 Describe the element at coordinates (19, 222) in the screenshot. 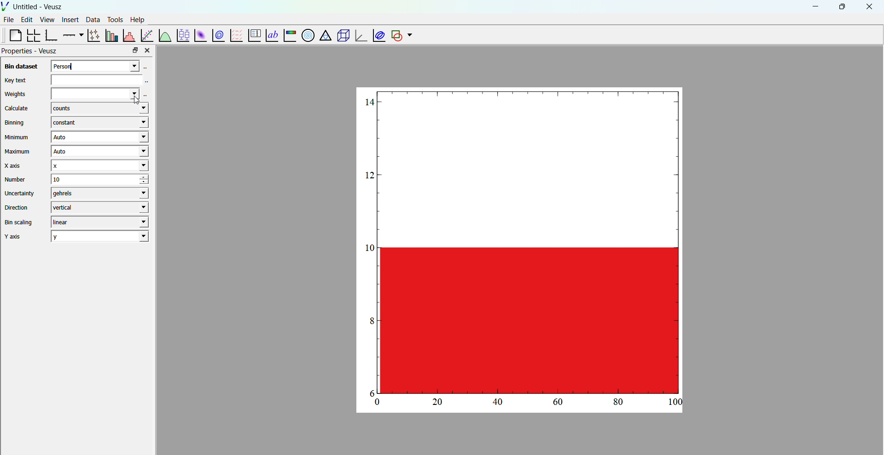

I see `Bin scaling` at that location.